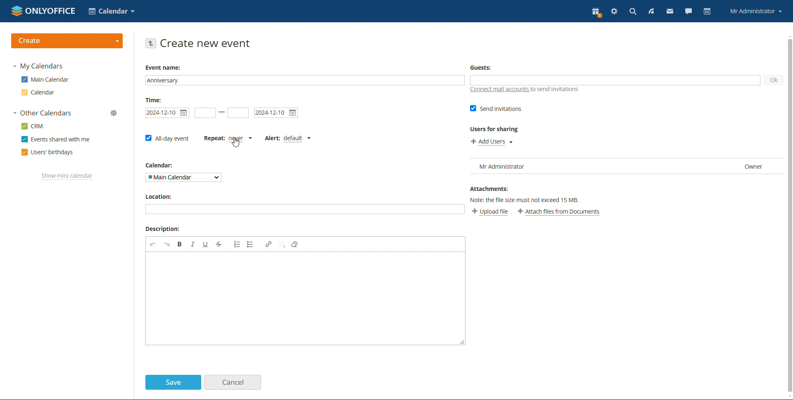 The image size is (793, 400). What do you see at coordinates (153, 100) in the screenshot?
I see `Time:` at bounding box center [153, 100].